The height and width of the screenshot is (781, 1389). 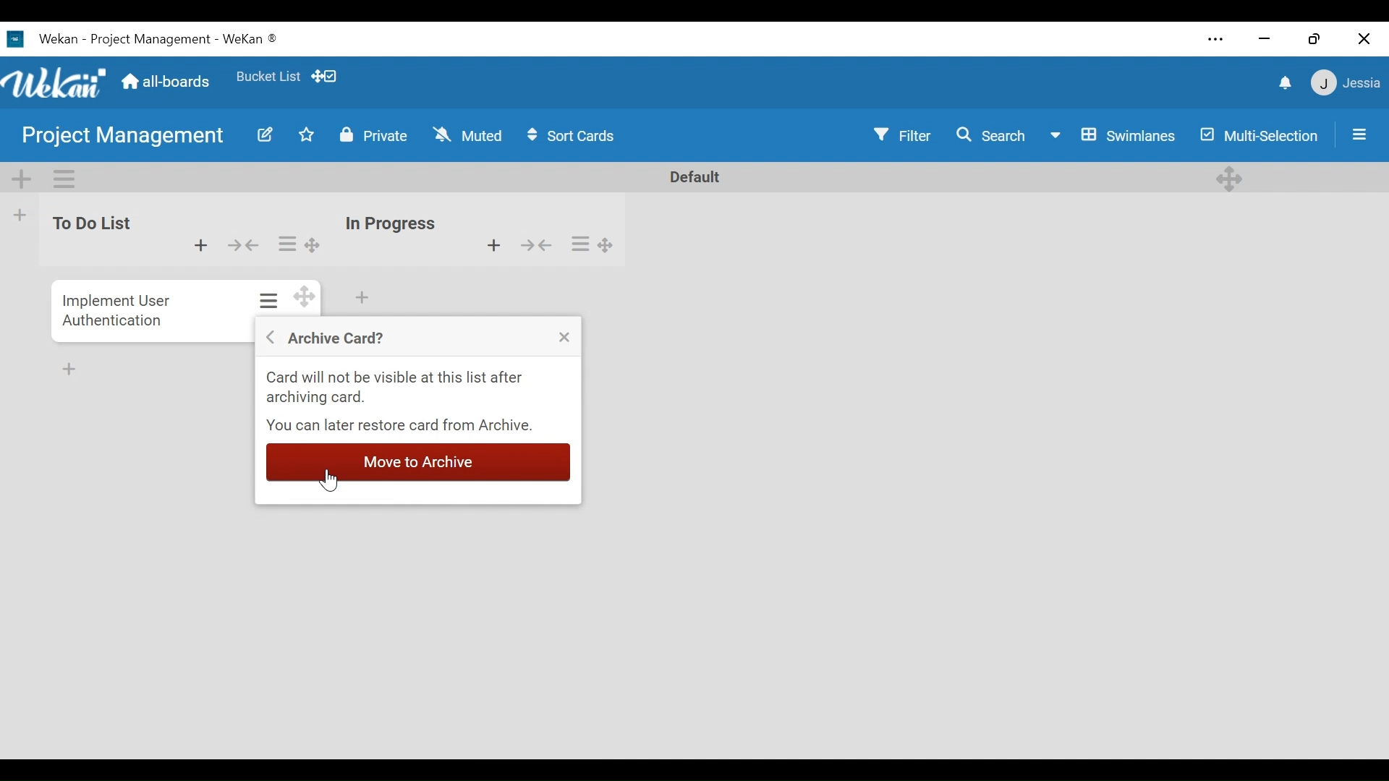 What do you see at coordinates (268, 337) in the screenshot?
I see `Go Back` at bounding box center [268, 337].